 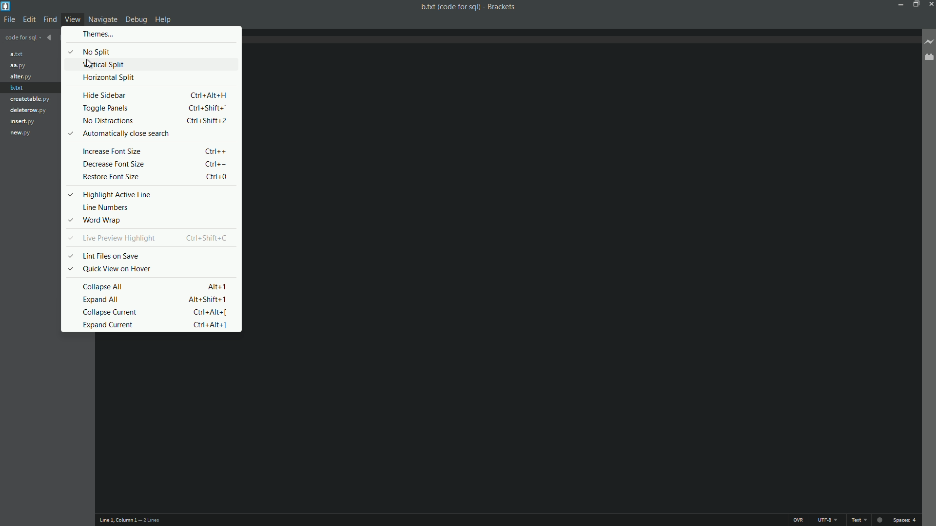 What do you see at coordinates (156, 196) in the screenshot?
I see `highlight active line` at bounding box center [156, 196].